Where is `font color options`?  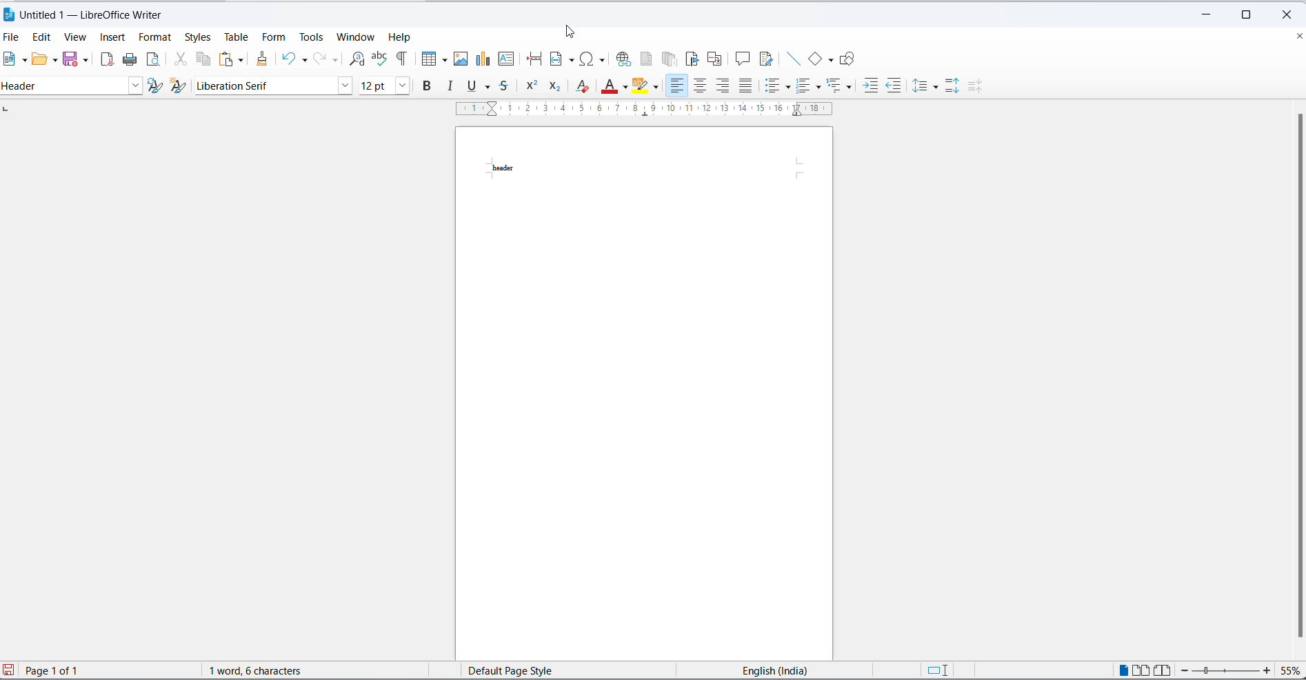 font color options is located at coordinates (627, 89).